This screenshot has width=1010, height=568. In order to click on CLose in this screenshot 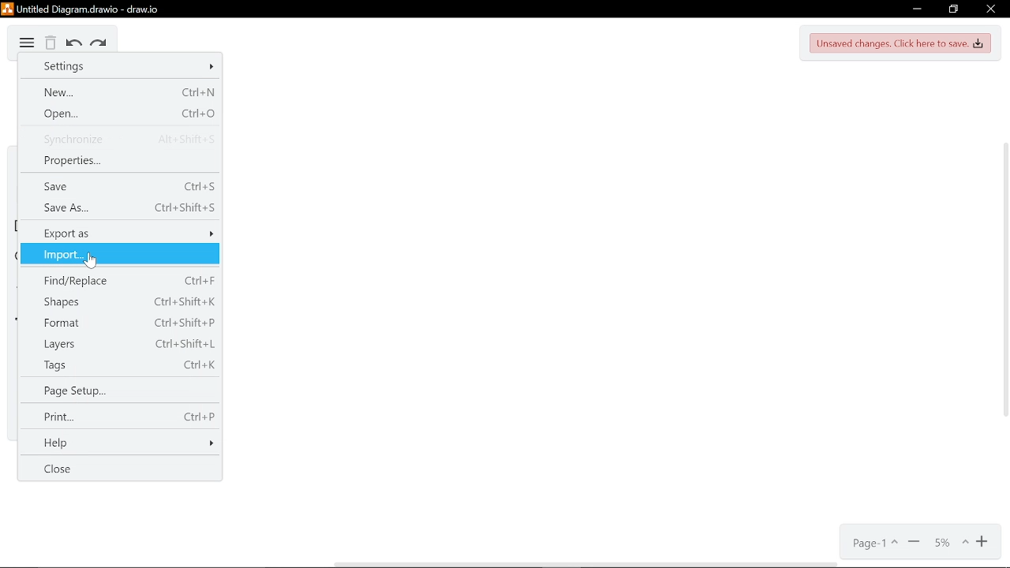, I will do `click(990, 9)`.